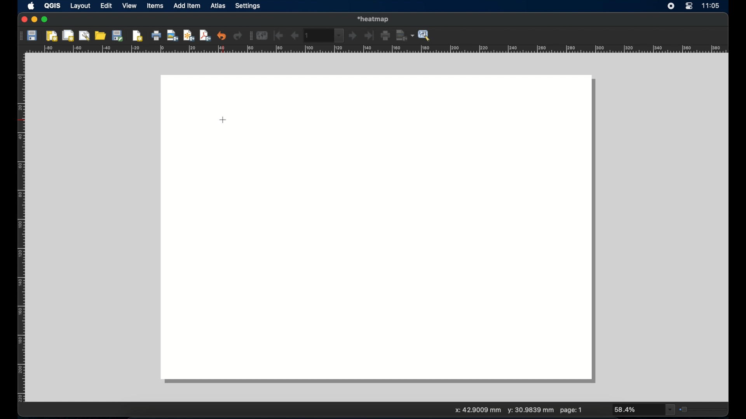 The image size is (746, 419). I want to click on atlas toolbar, so click(324, 35).